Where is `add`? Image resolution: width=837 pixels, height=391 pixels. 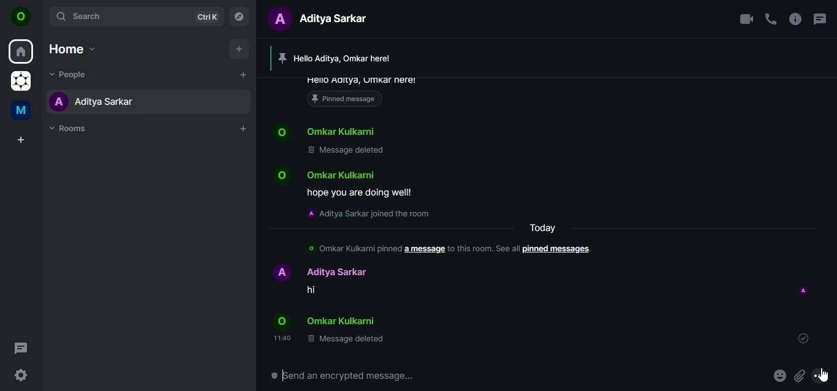
add is located at coordinates (243, 74).